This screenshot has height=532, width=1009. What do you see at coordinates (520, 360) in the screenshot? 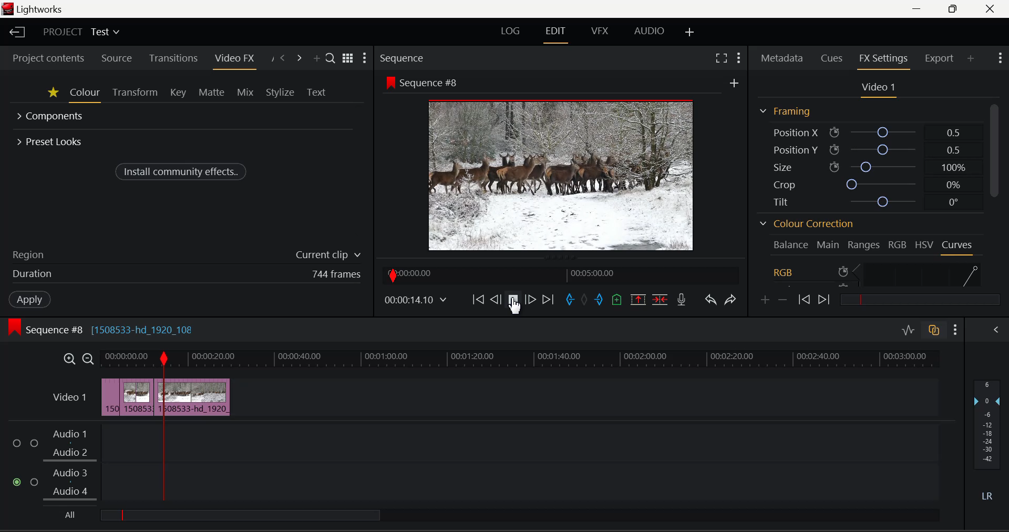
I see `Project Timeline Tracks` at bounding box center [520, 360].